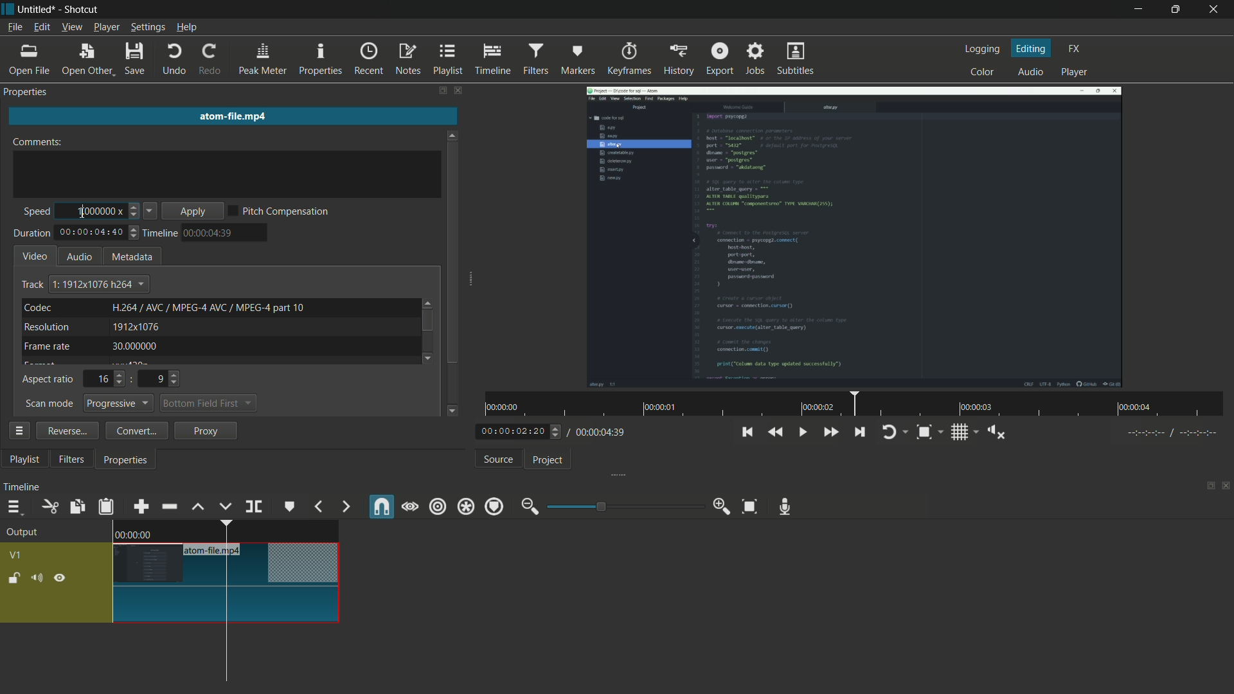 The width and height of the screenshot is (1234, 694). I want to click on paste, so click(105, 506).